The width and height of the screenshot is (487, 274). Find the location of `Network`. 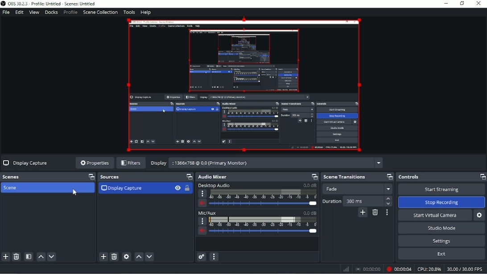

Network is located at coordinates (346, 270).